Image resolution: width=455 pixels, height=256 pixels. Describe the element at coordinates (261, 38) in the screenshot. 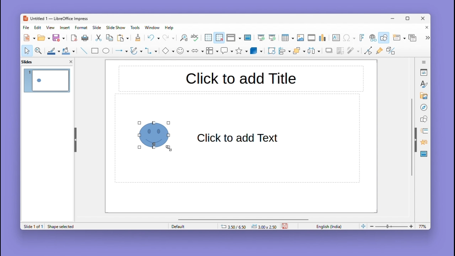

I see `First slide` at that location.